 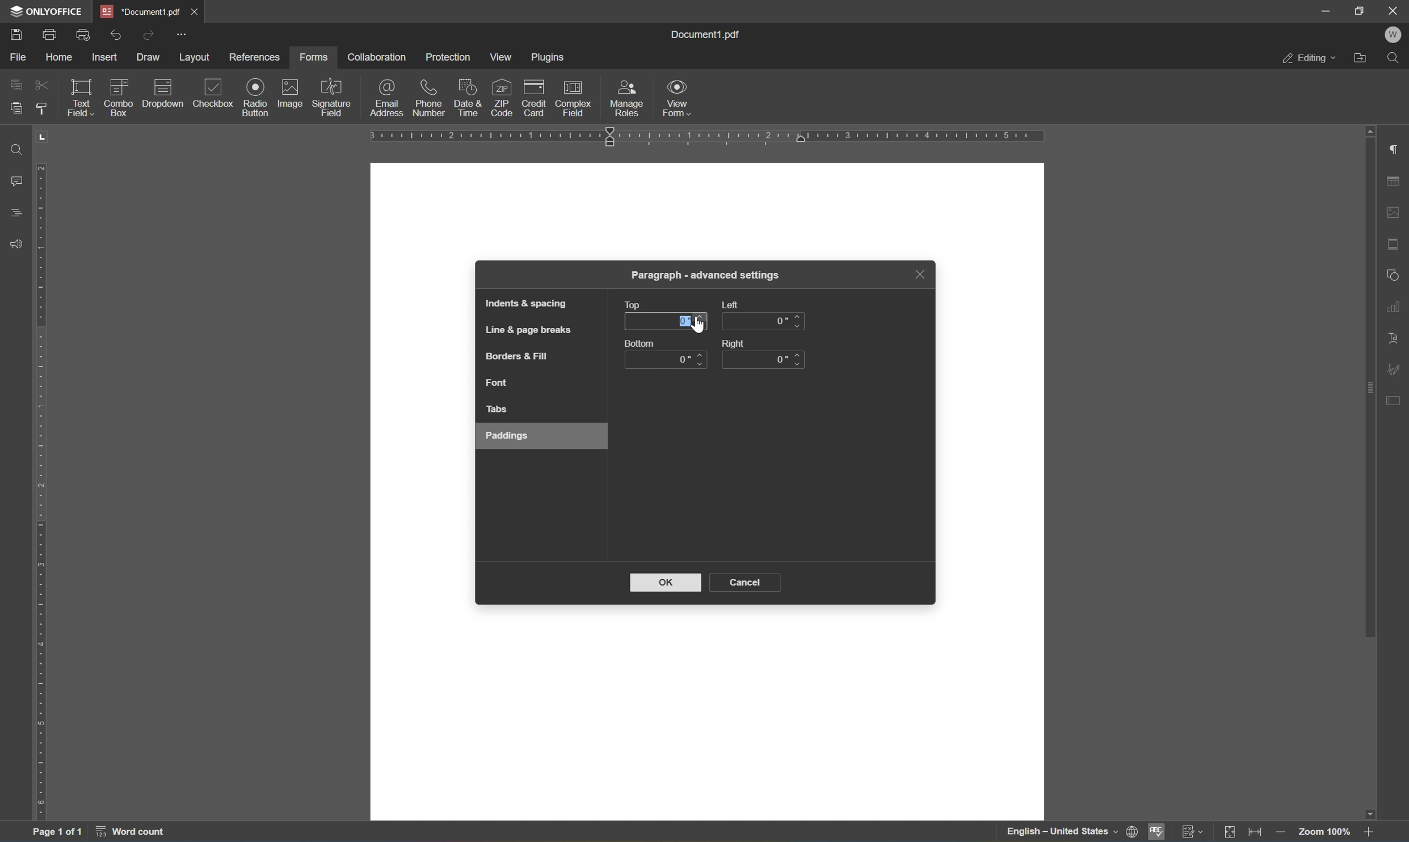 What do you see at coordinates (13, 149) in the screenshot?
I see `find` at bounding box center [13, 149].